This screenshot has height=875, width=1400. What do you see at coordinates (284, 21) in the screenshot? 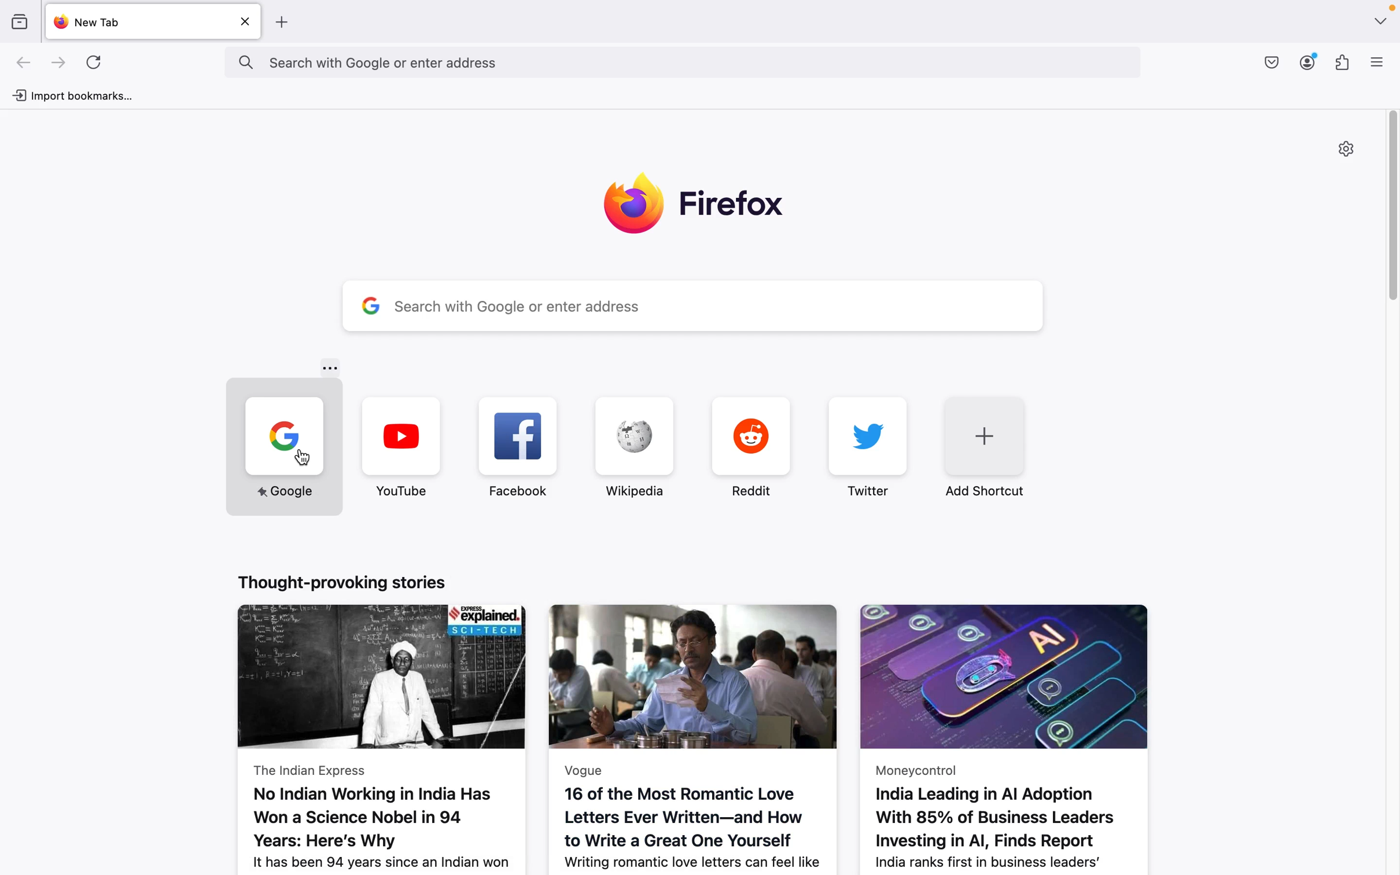
I see `add tab` at bounding box center [284, 21].